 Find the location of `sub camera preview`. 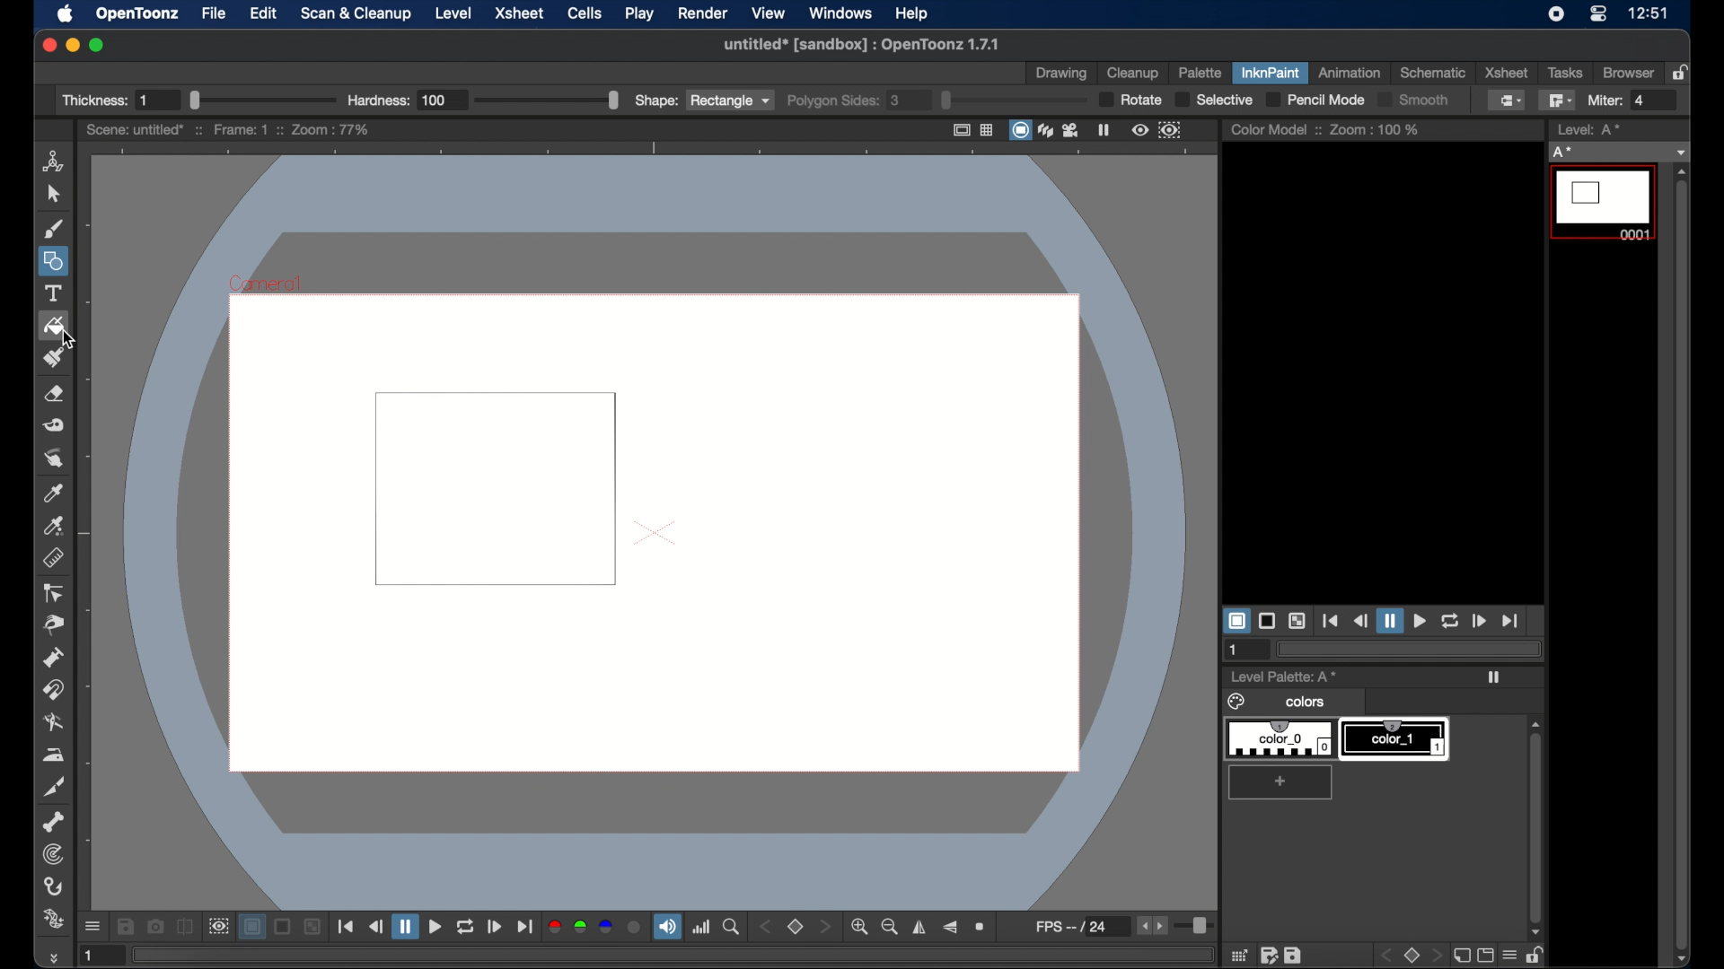

sub camera preview is located at coordinates (1170, 130).